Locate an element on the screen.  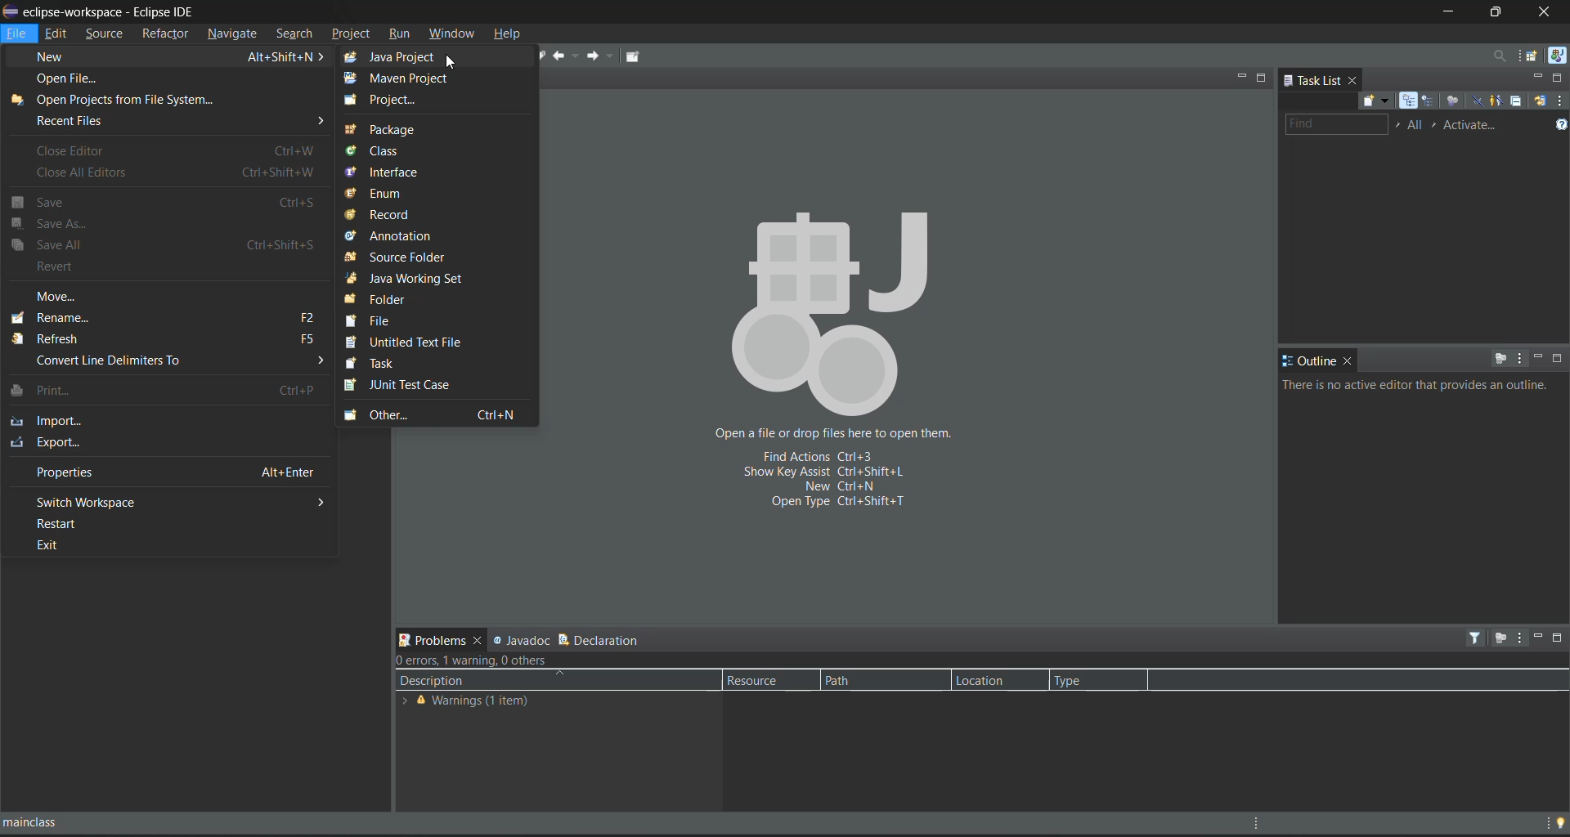
close all editors is located at coordinates (182, 173).